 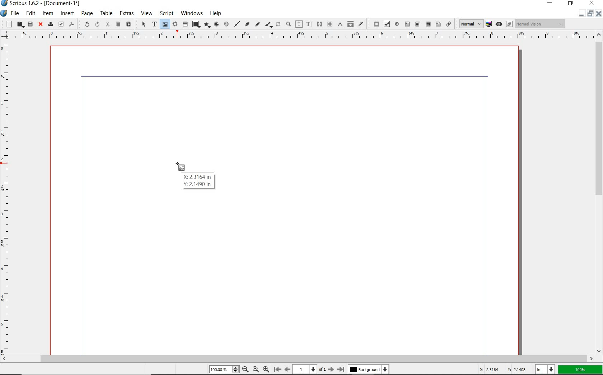 I want to click on zoom in or zoom out, so click(x=288, y=24).